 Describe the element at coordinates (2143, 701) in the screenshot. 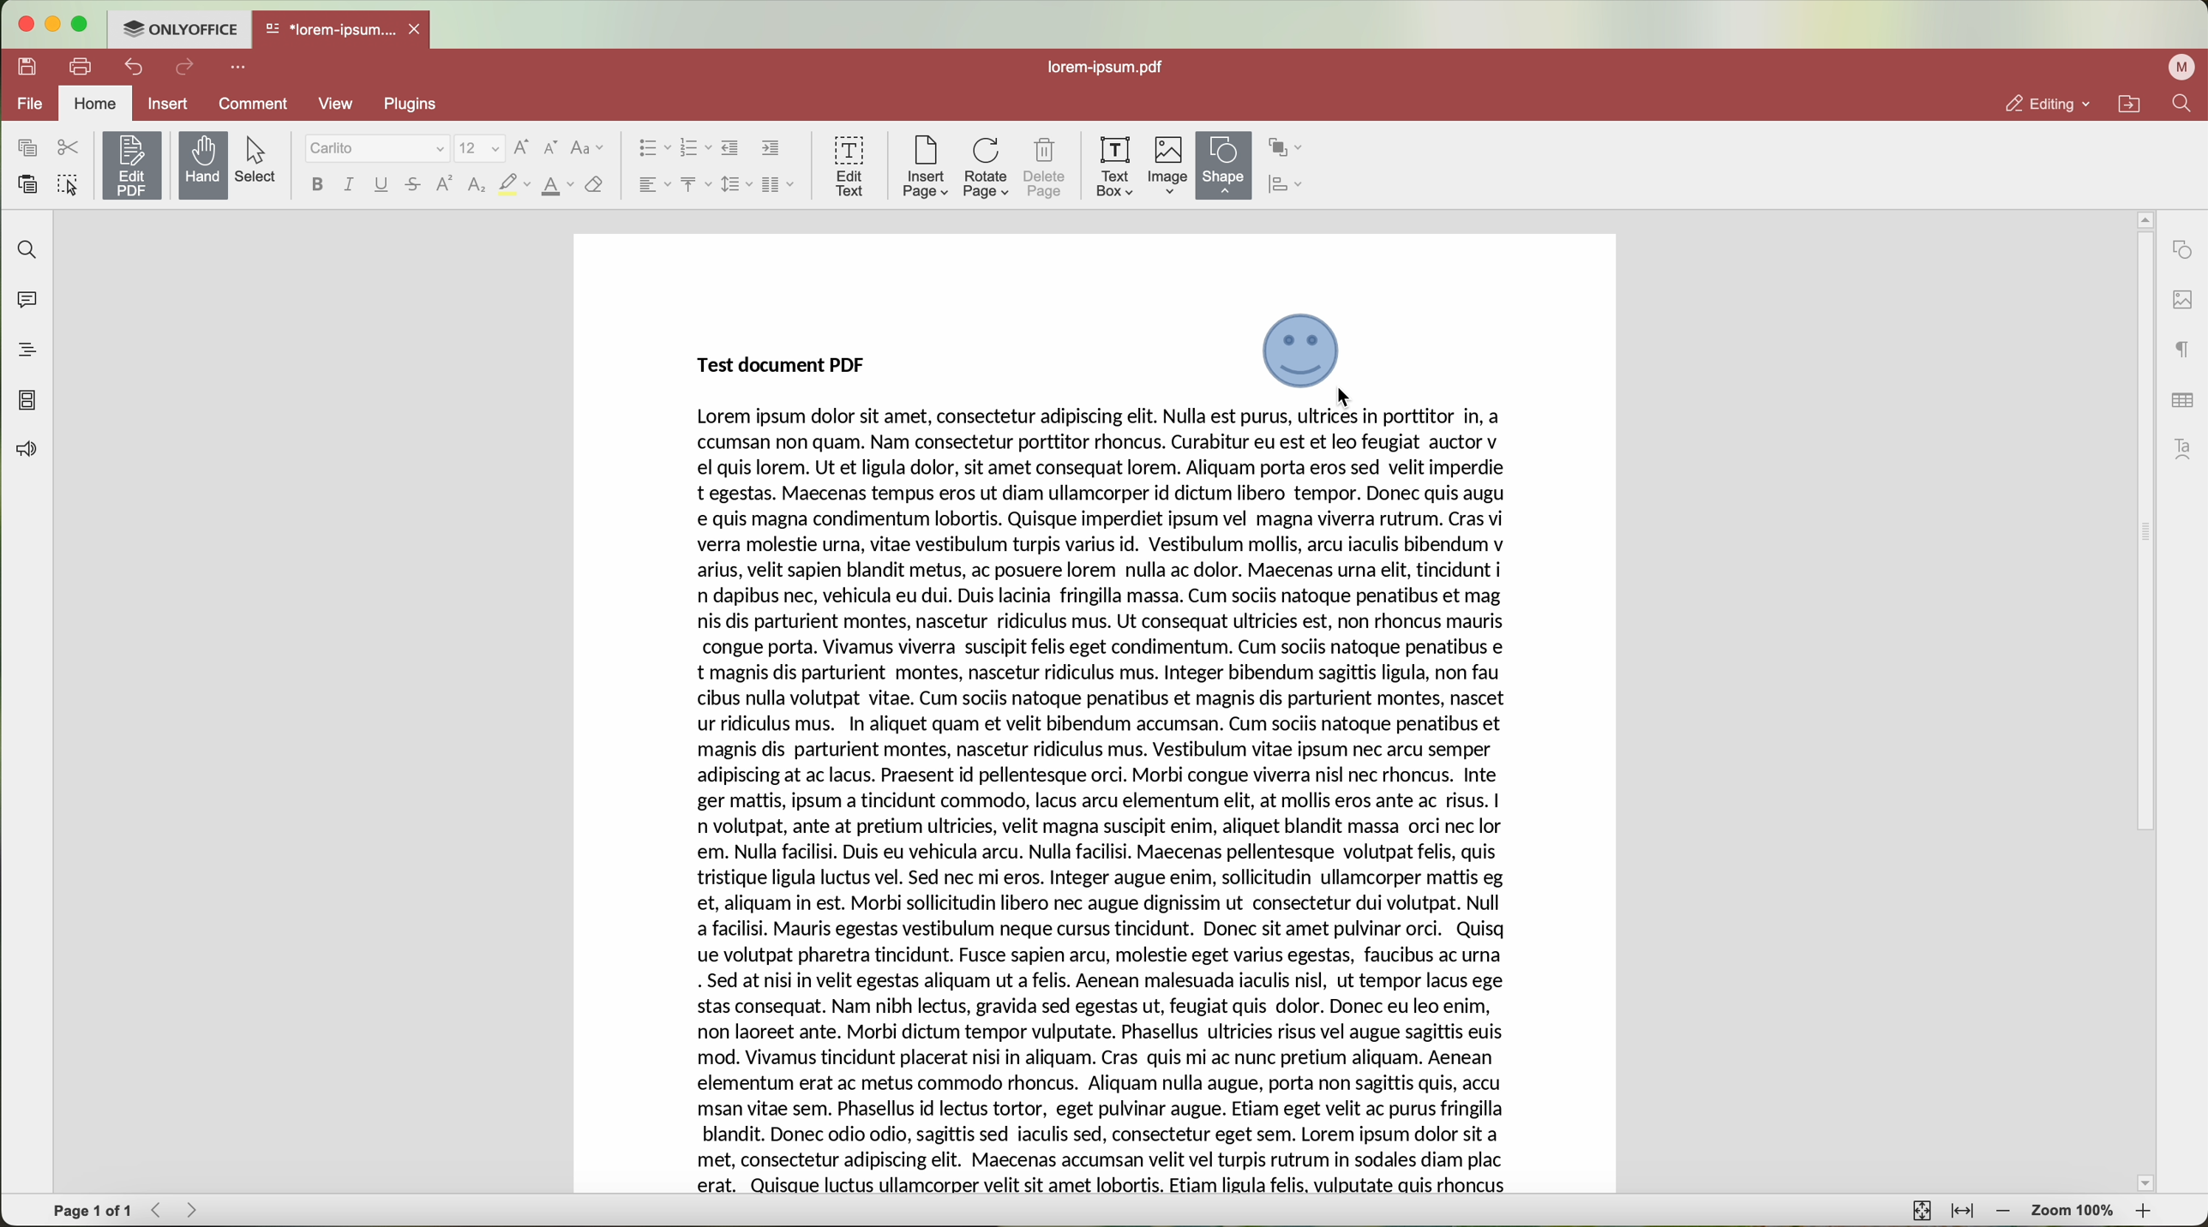

I see `scrollbar` at that location.